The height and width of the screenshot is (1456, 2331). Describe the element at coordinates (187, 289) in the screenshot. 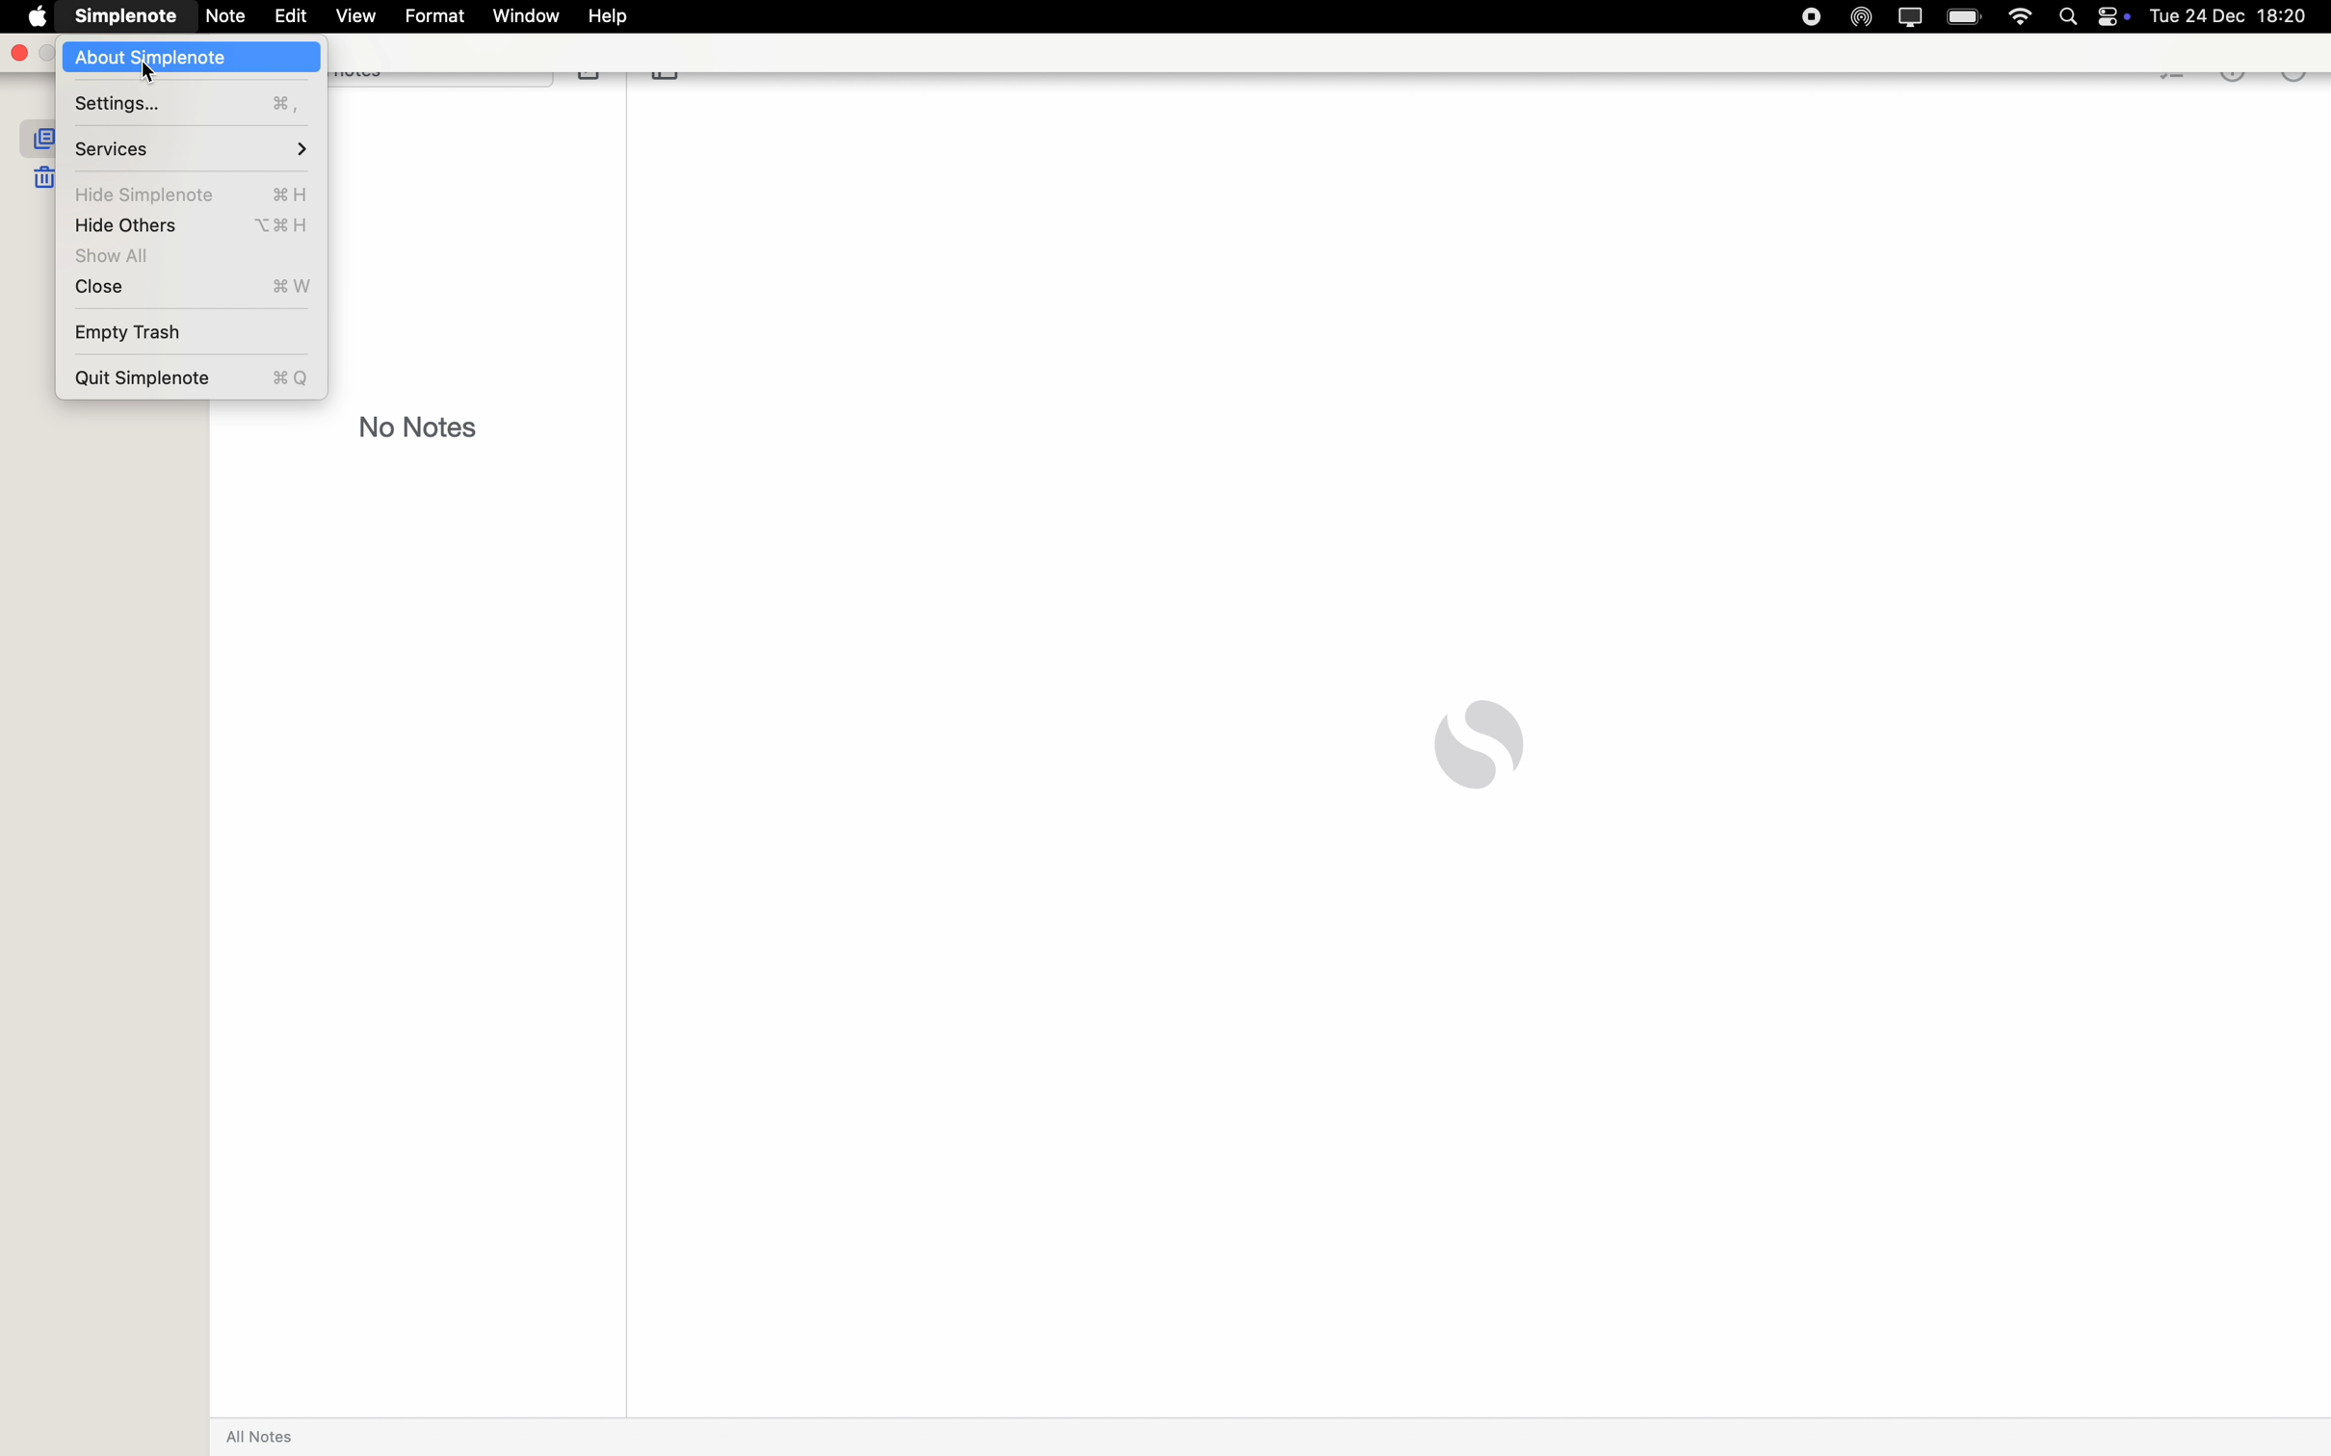

I see `close` at that location.